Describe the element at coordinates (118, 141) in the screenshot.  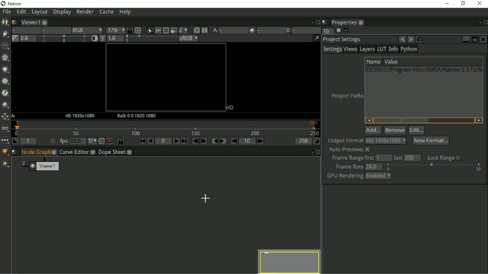
I see `Synchronize` at that location.